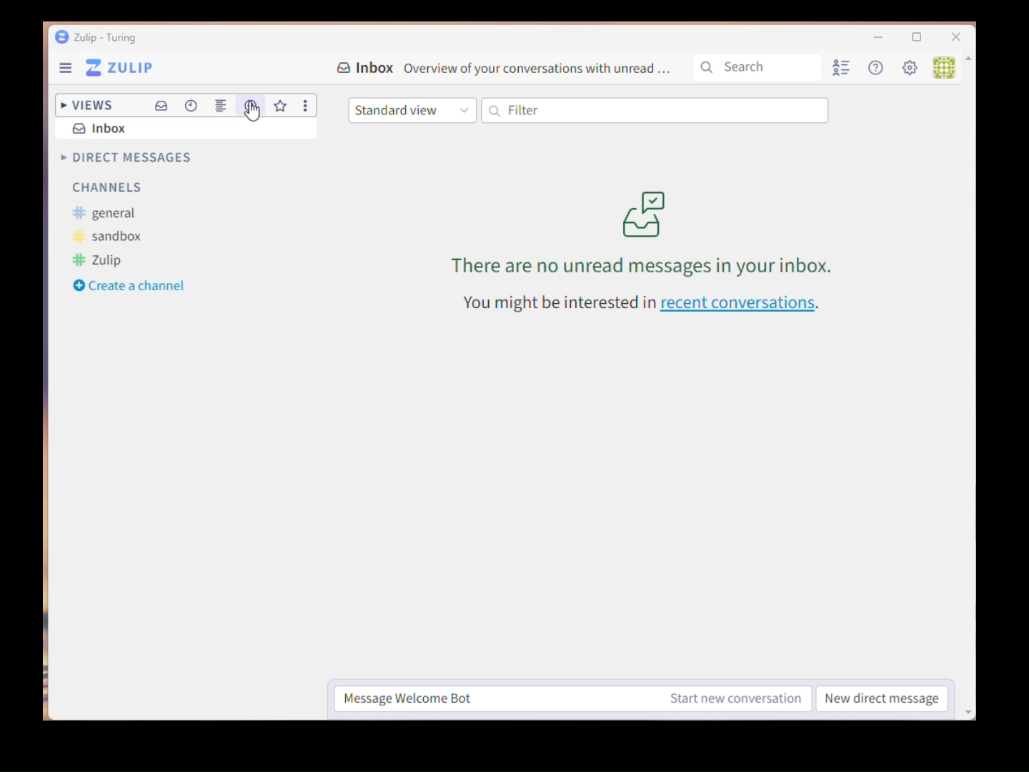  What do you see at coordinates (920, 40) in the screenshot?
I see `Box` at bounding box center [920, 40].